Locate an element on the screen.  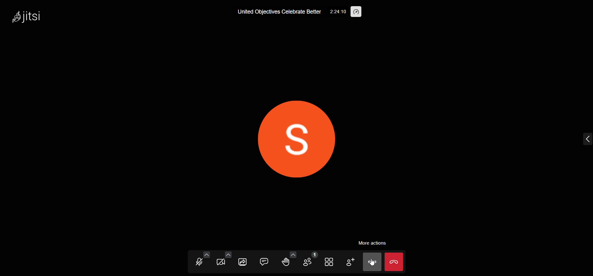
more is located at coordinates (371, 262).